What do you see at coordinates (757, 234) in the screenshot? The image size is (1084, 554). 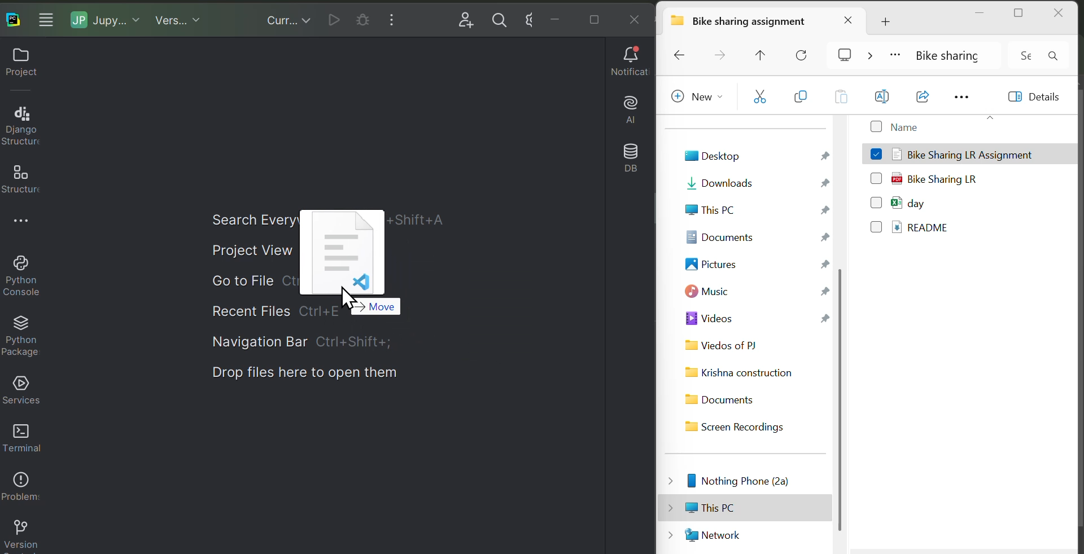 I see `Documents` at bounding box center [757, 234].